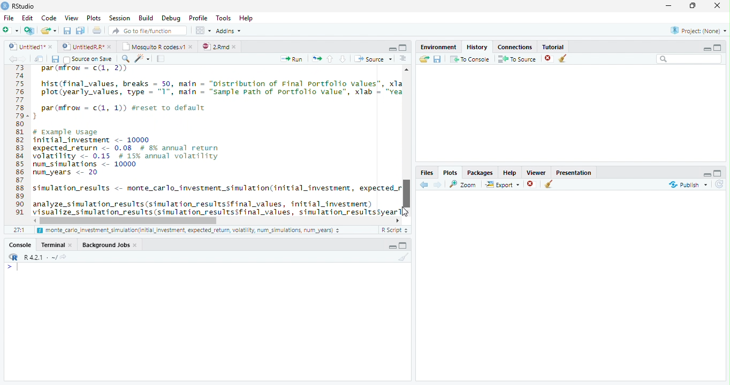 The image size is (730, 385). What do you see at coordinates (142, 59) in the screenshot?
I see `Code Tools` at bounding box center [142, 59].